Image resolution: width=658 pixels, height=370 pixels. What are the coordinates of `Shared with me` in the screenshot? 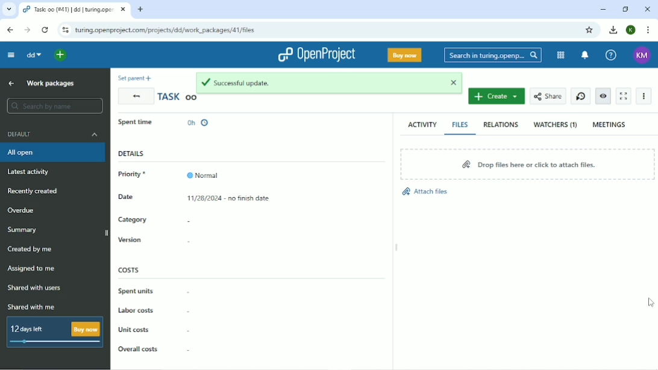 It's located at (32, 307).